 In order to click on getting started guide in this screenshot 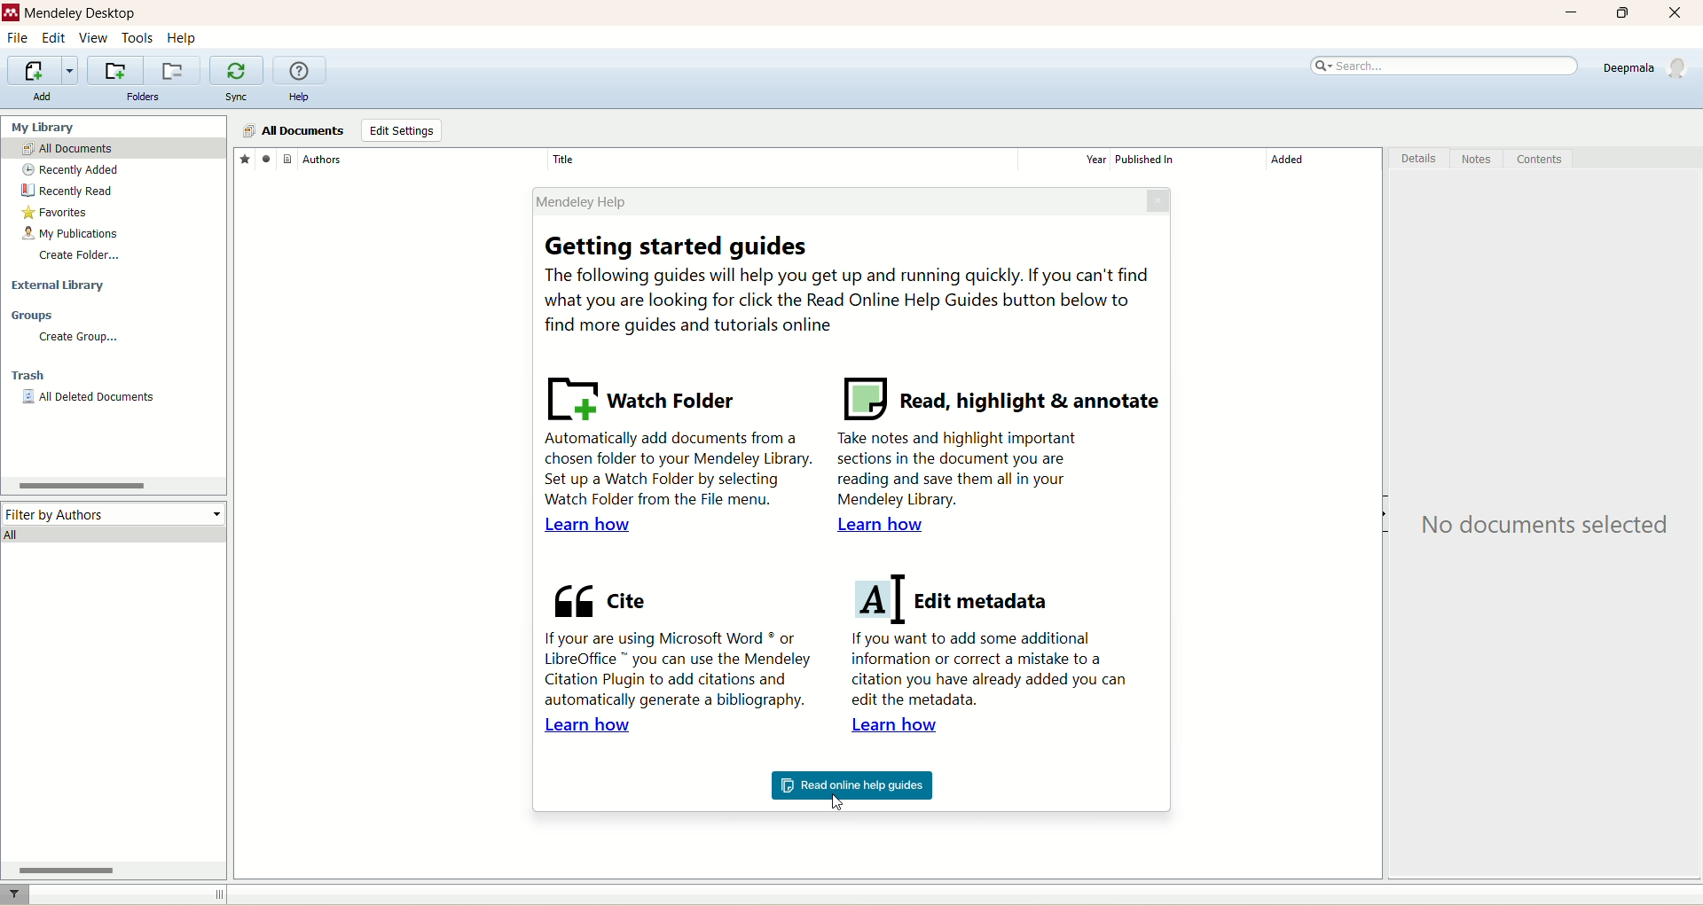, I will do `click(682, 247)`.